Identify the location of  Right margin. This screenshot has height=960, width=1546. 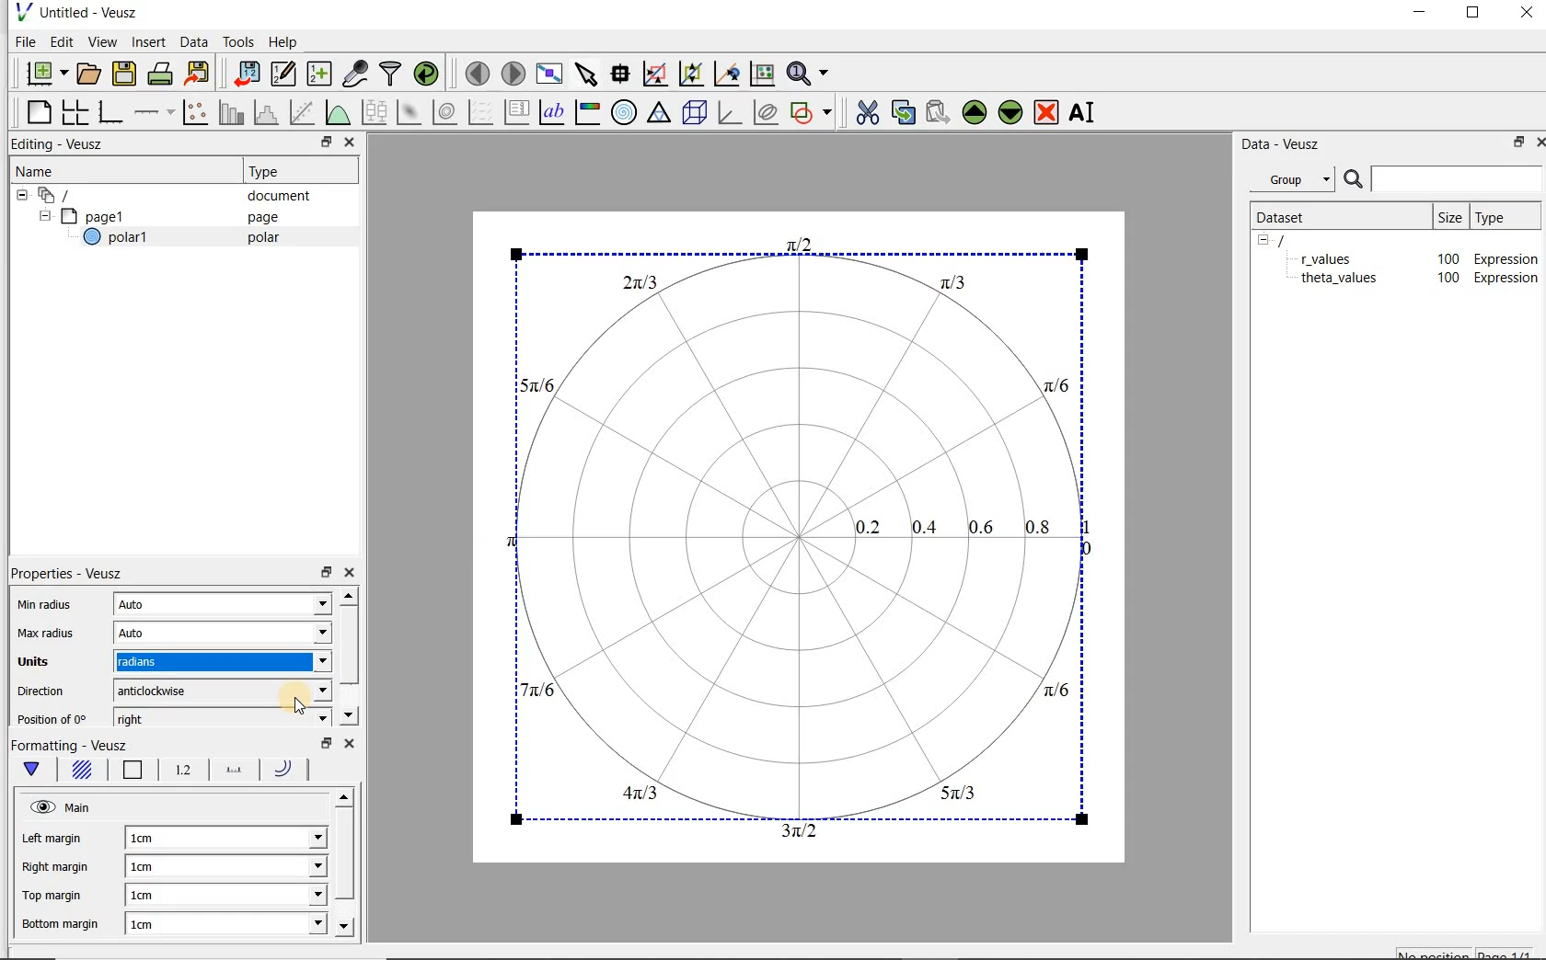
(57, 866).